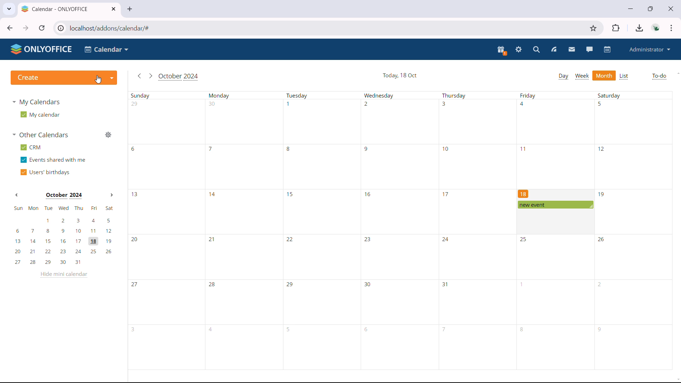 The image size is (681, 383). Describe the element at coordinates (142, 96) in the screenshot. I see `Sunday` at that location.